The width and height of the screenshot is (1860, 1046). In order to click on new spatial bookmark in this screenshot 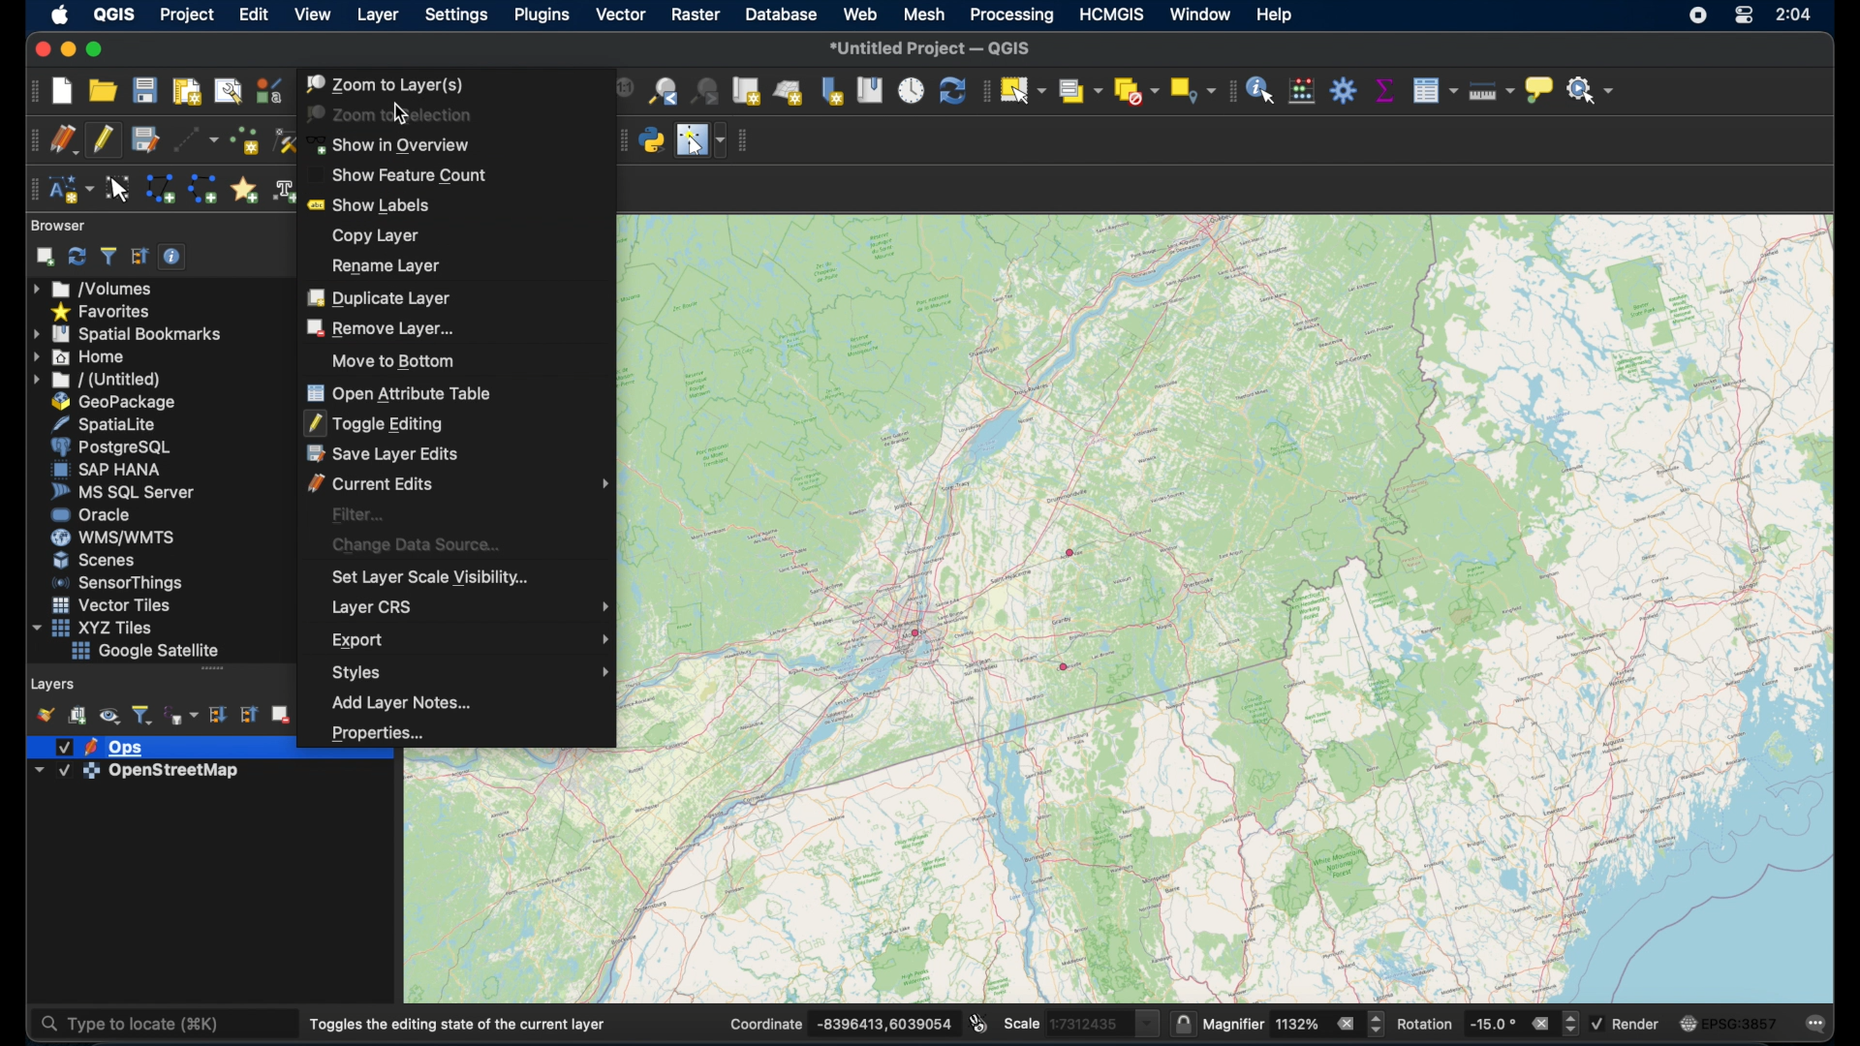, I will do `click(832, 89)`.